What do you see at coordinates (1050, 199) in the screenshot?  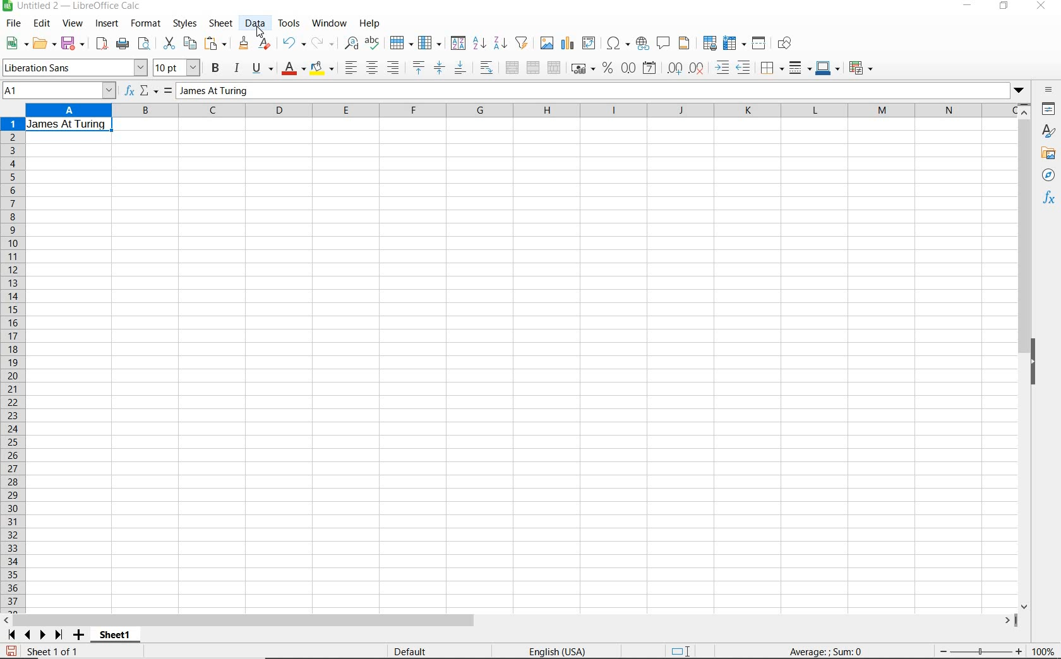 I see `functions` at bounding box center [1050, 199].